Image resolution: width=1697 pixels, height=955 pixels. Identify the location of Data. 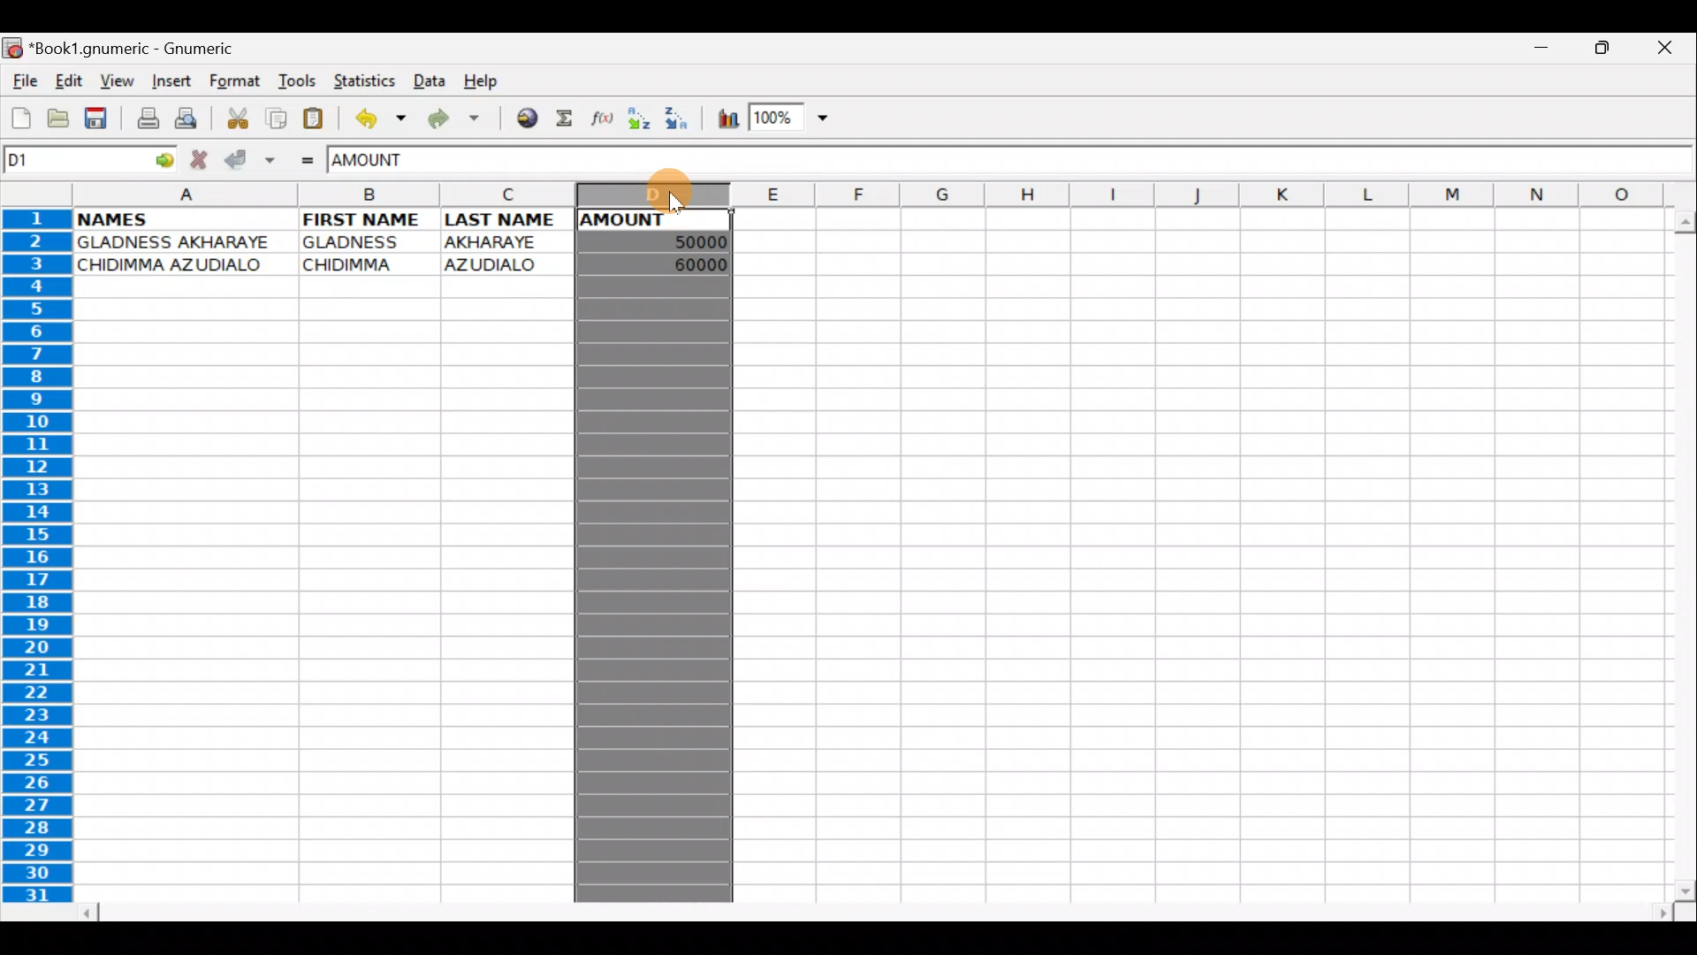
(429, 80).